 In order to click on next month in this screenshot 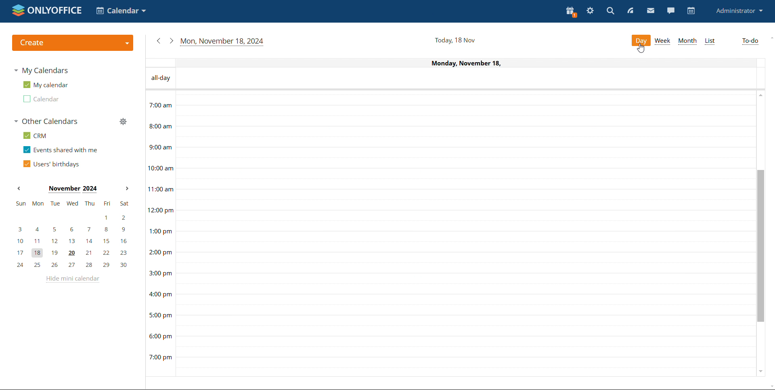, I will do `click(127, 189)`.